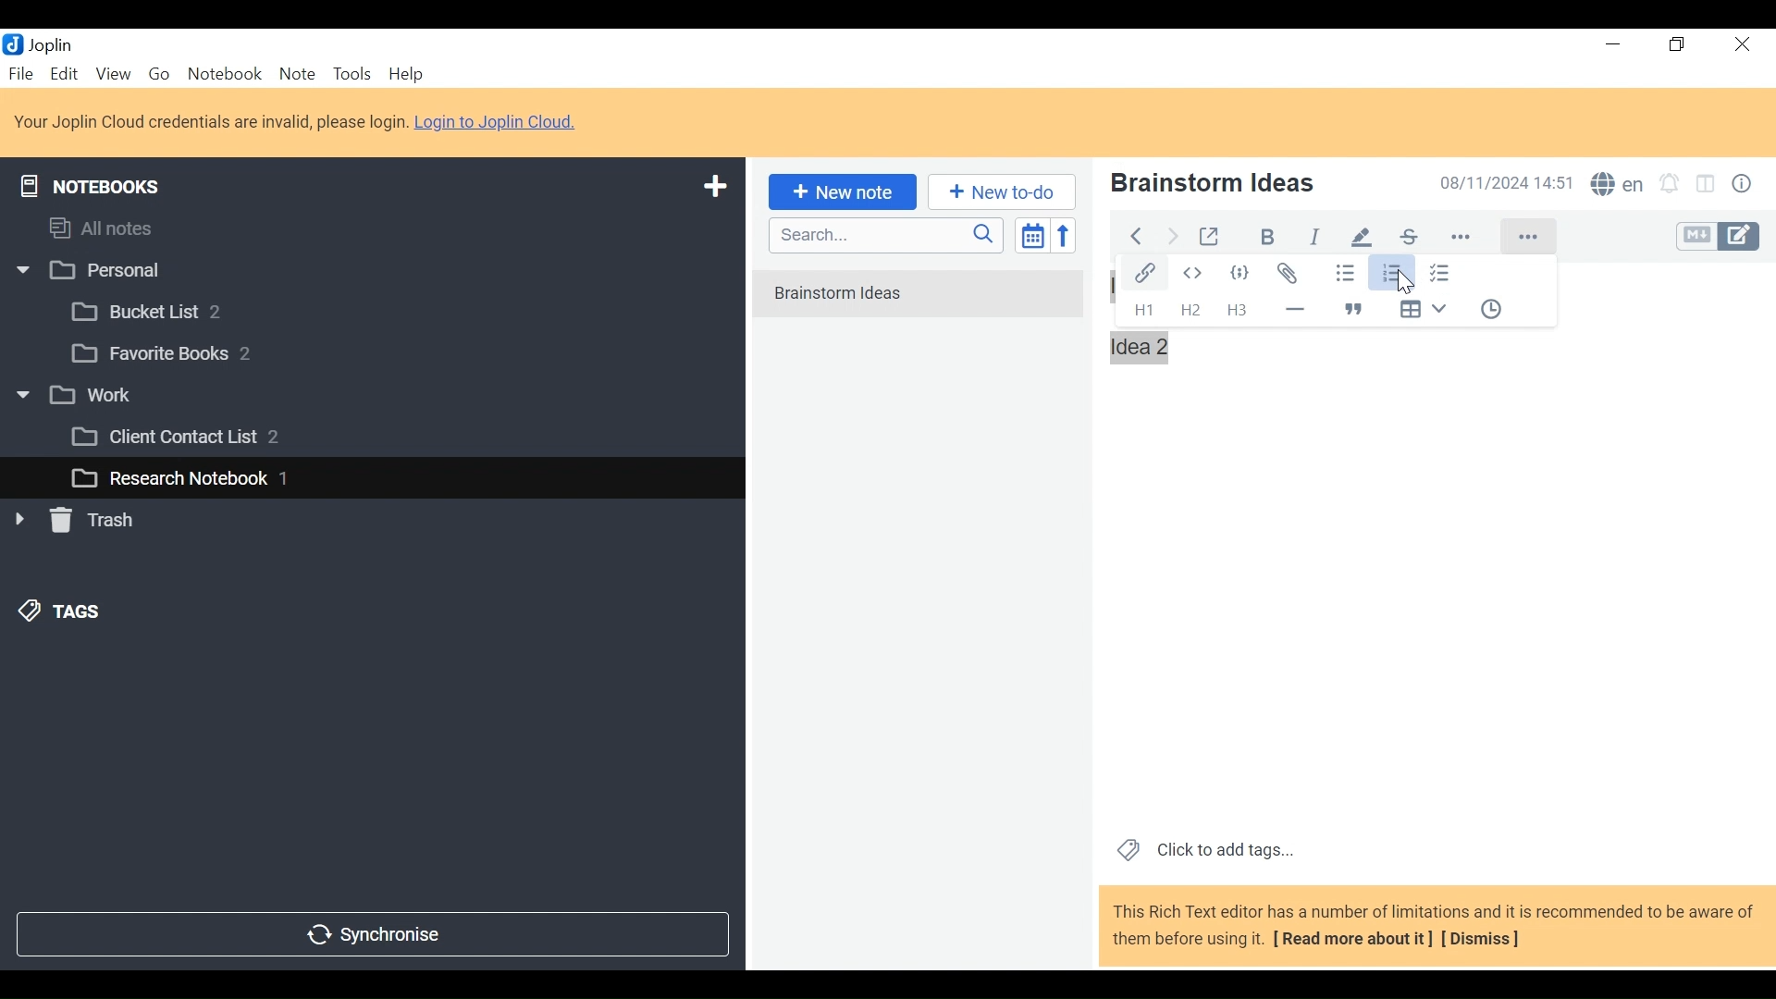  Describe the element at coordinates (80, 613) in the screenshot. I see `&) TAGS` at that location.